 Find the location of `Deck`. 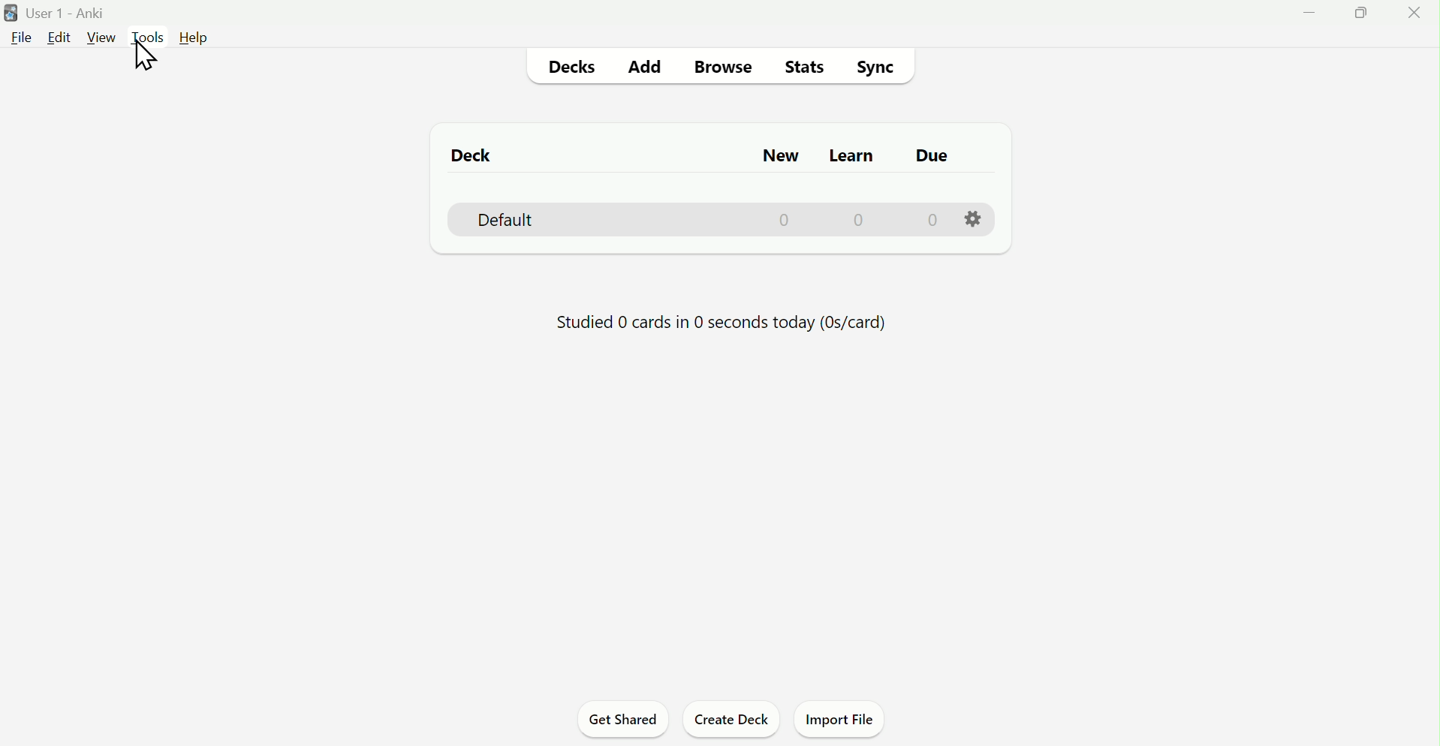

Deck is located at coordinates (485, 154).